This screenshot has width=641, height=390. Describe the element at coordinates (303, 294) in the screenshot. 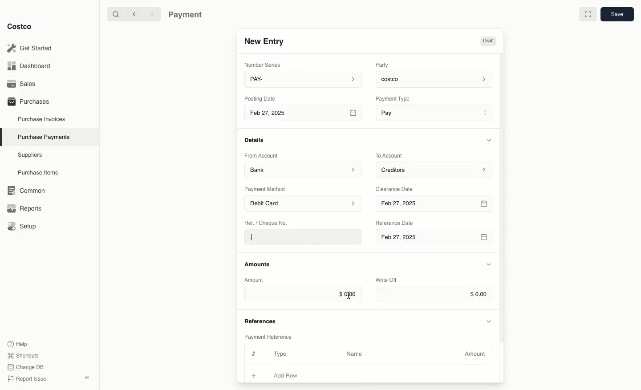

I see `$0.00` at that location.